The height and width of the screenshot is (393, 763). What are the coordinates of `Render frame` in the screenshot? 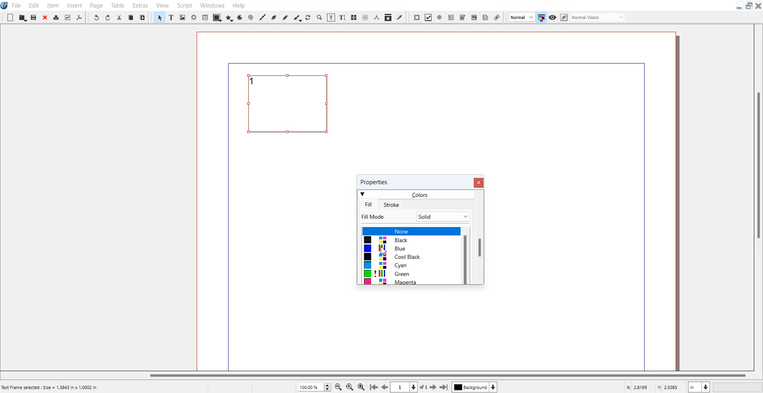 It's located at (194, 17).